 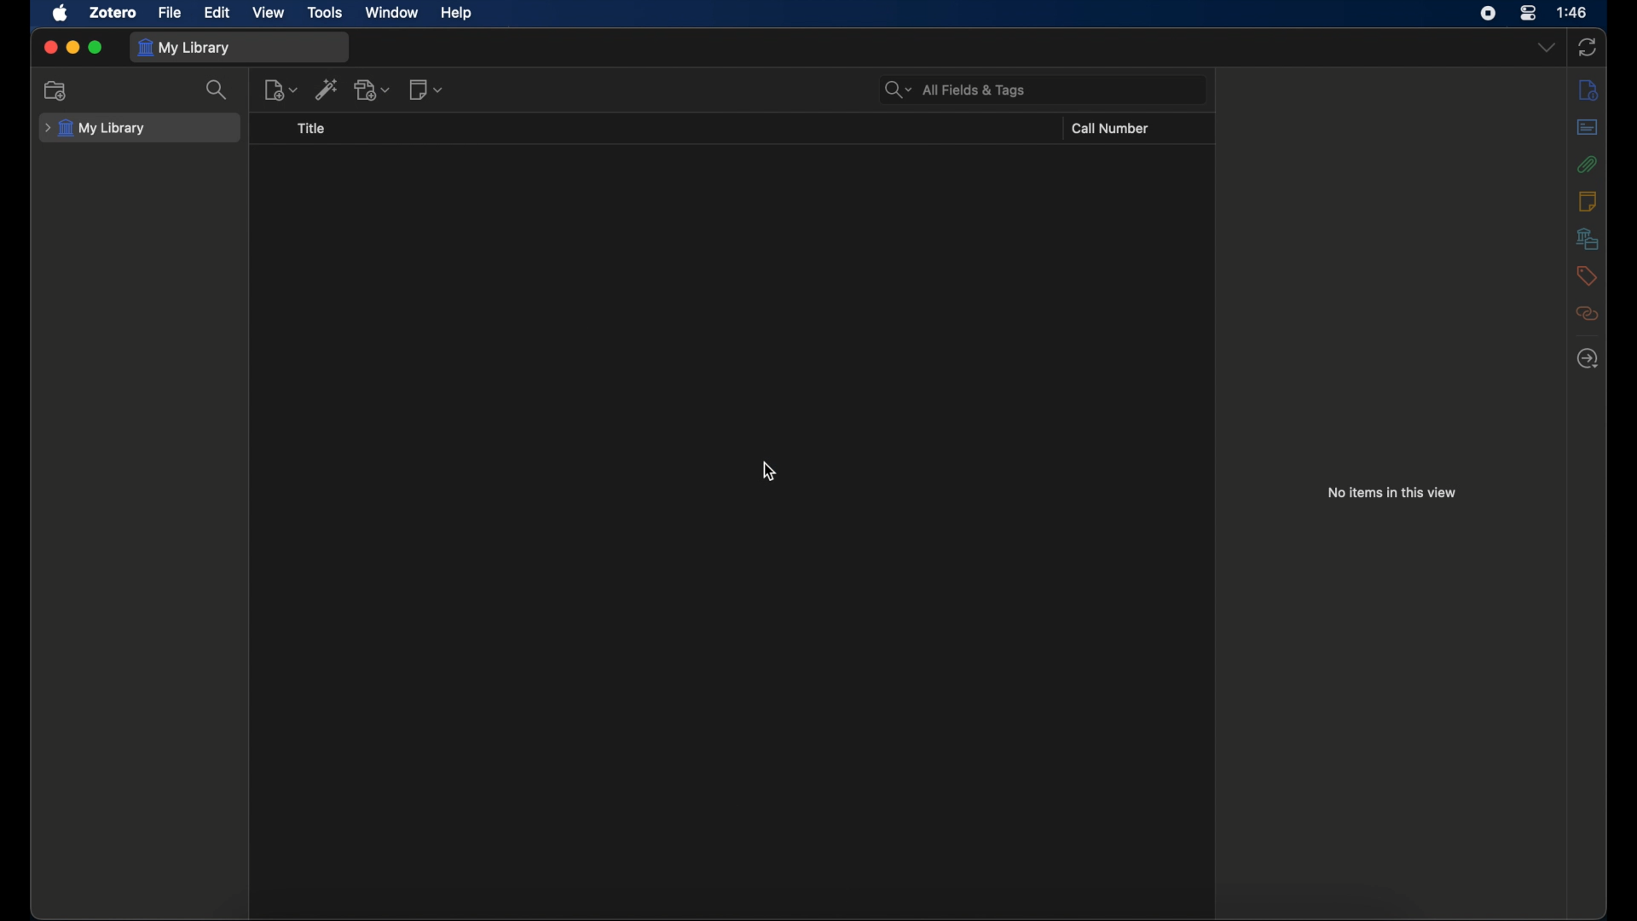 What do you see at coordinates (1111, 129) in the screenshot?
I see `call number` at bounding box center [1111, 129].